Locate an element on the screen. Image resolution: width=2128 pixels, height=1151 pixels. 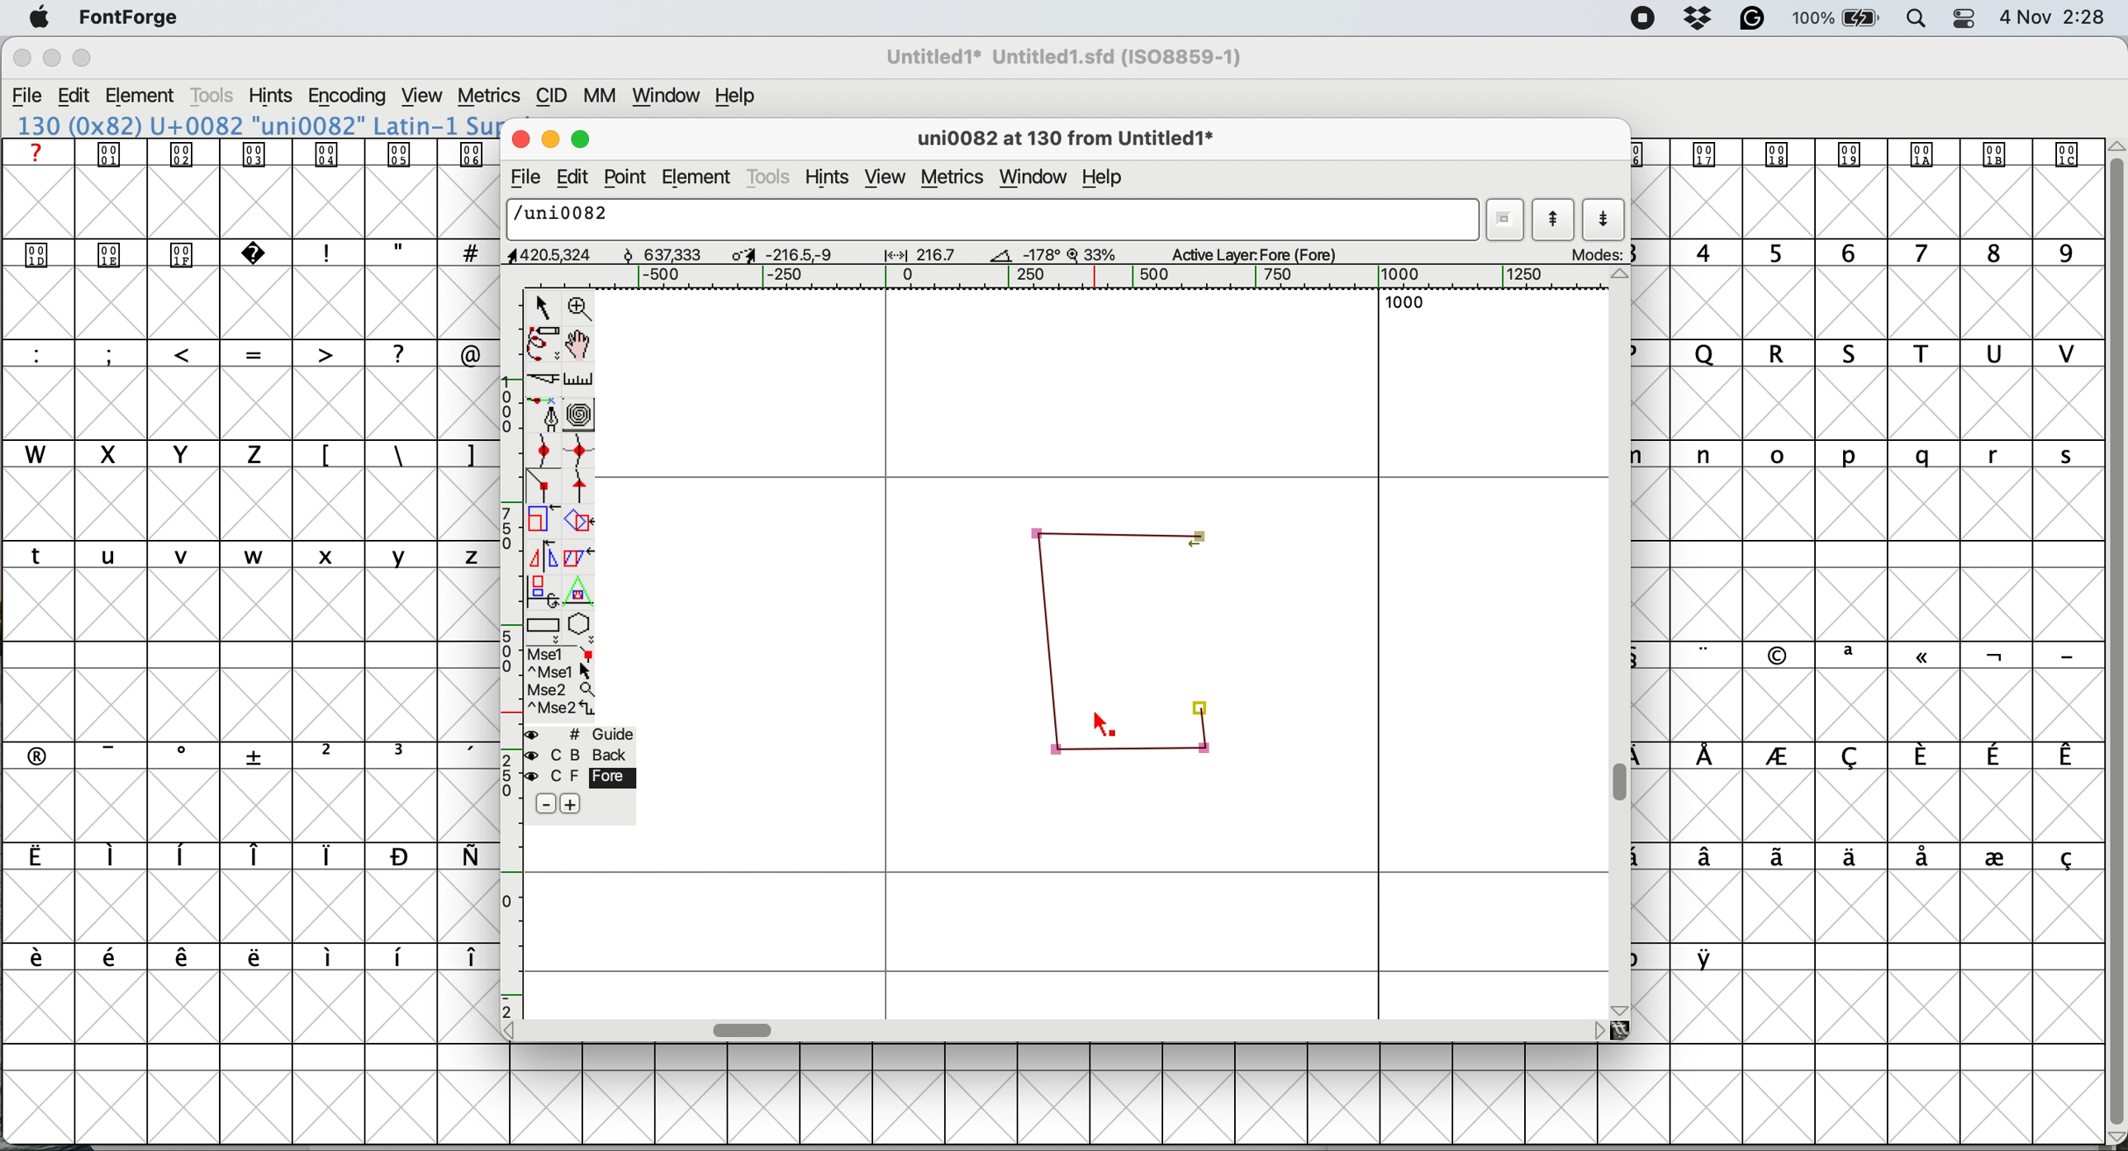
control center is located at coordinates (1963, 18).